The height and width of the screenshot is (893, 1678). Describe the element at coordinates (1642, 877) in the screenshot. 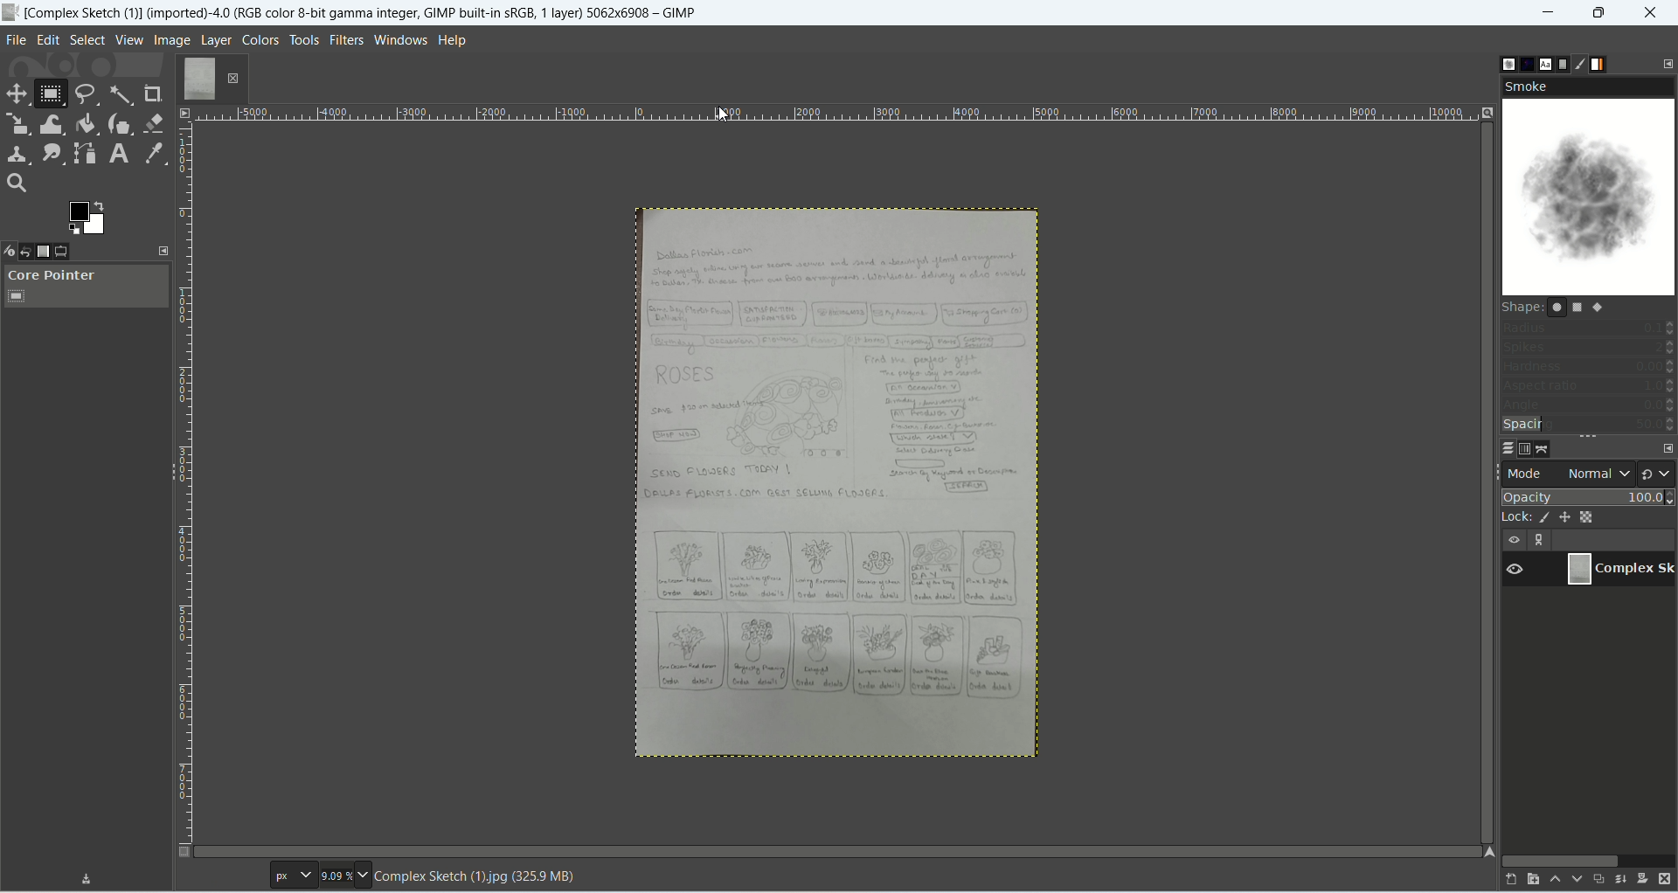

I see `add a mask` at that location.